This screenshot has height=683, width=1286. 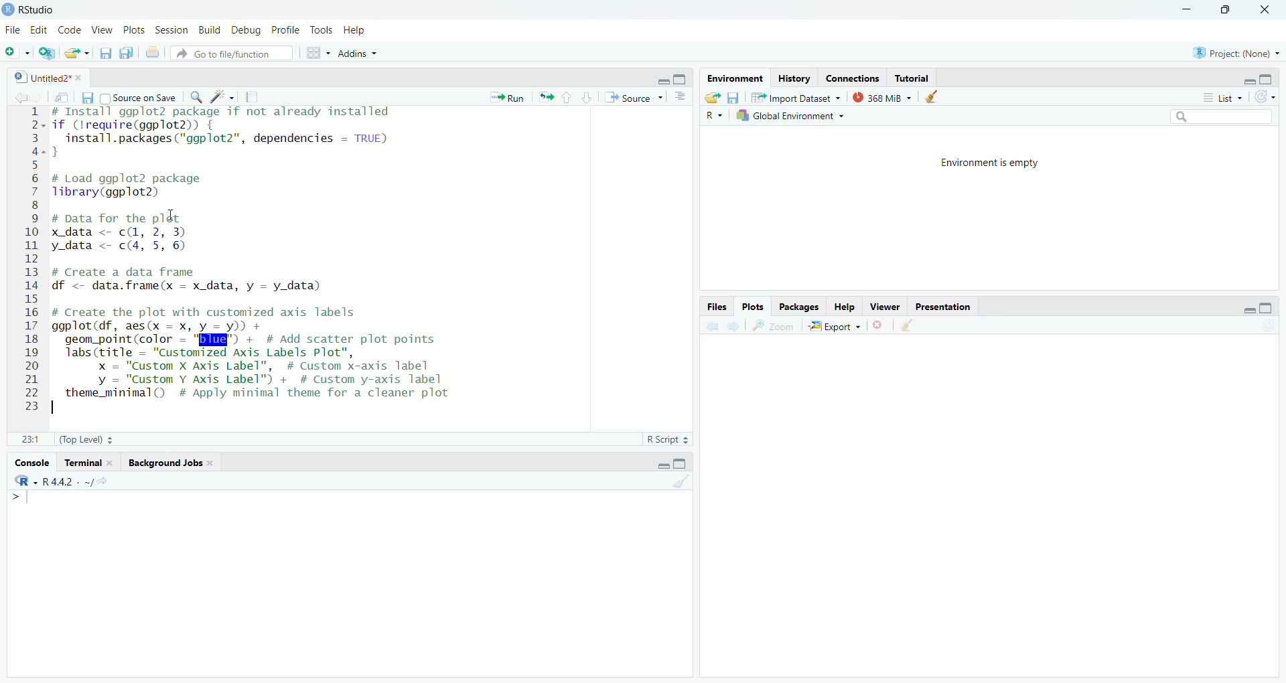 What do you see at coordinates (21, 98) in the screenshot?
I see `back` at bounding box center [21, 98].